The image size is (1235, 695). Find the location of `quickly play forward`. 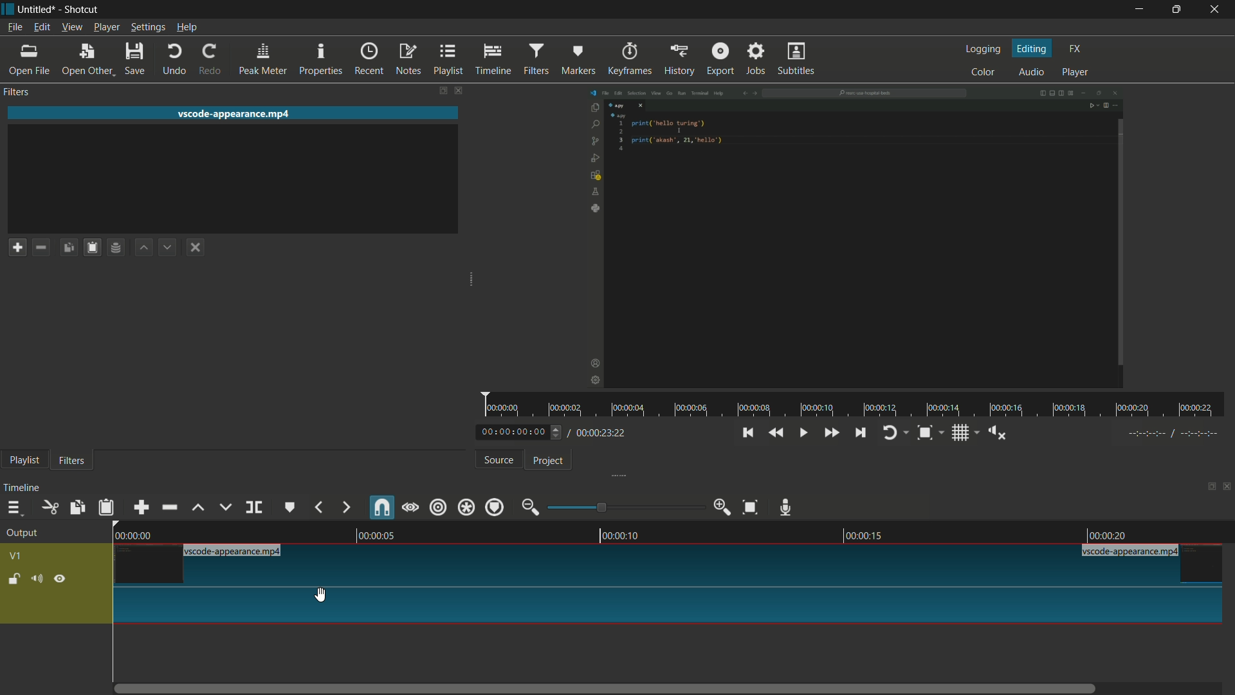

quickly play forward is located at coordinates (833, 434).